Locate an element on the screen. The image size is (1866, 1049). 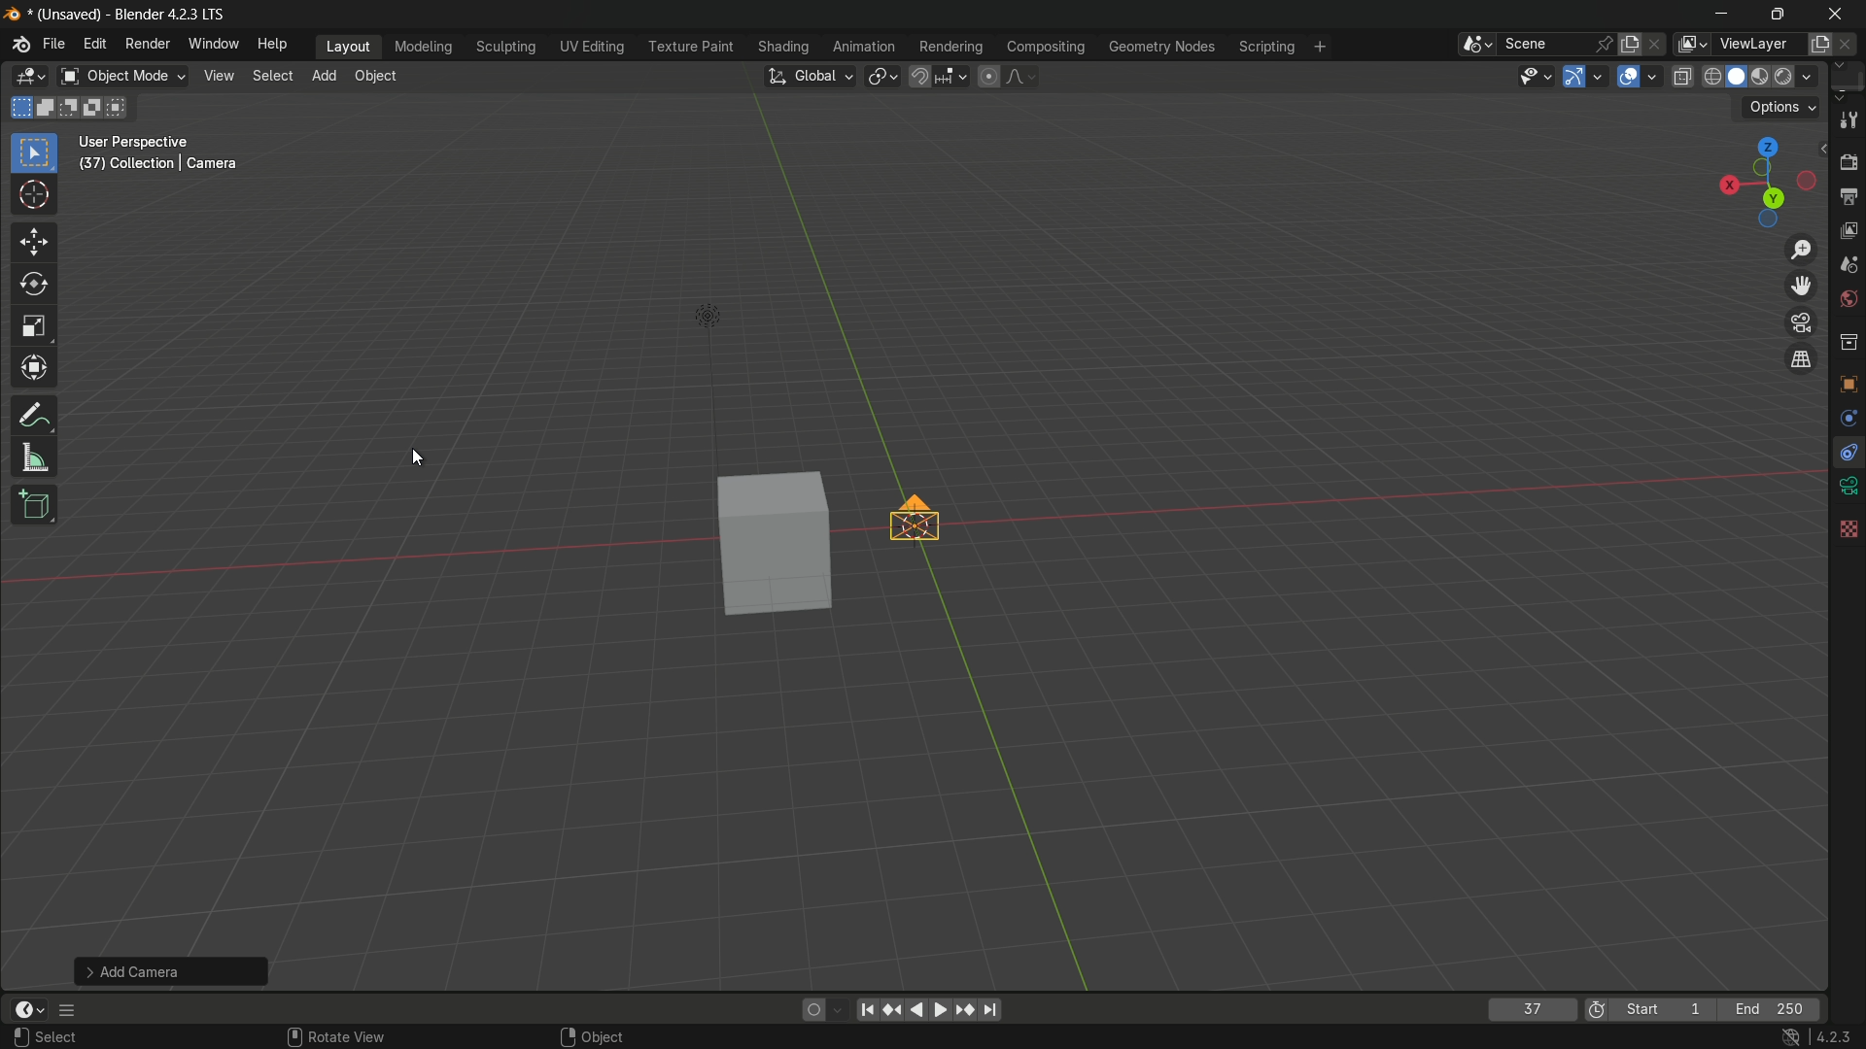
transform pivot table is located at coordinates (881, 78).